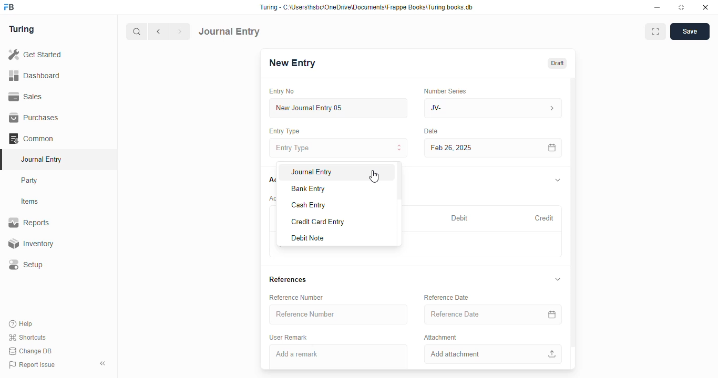  Describe the element at coordinates (545, 218) in the screenshot. I see `credit` at that location.